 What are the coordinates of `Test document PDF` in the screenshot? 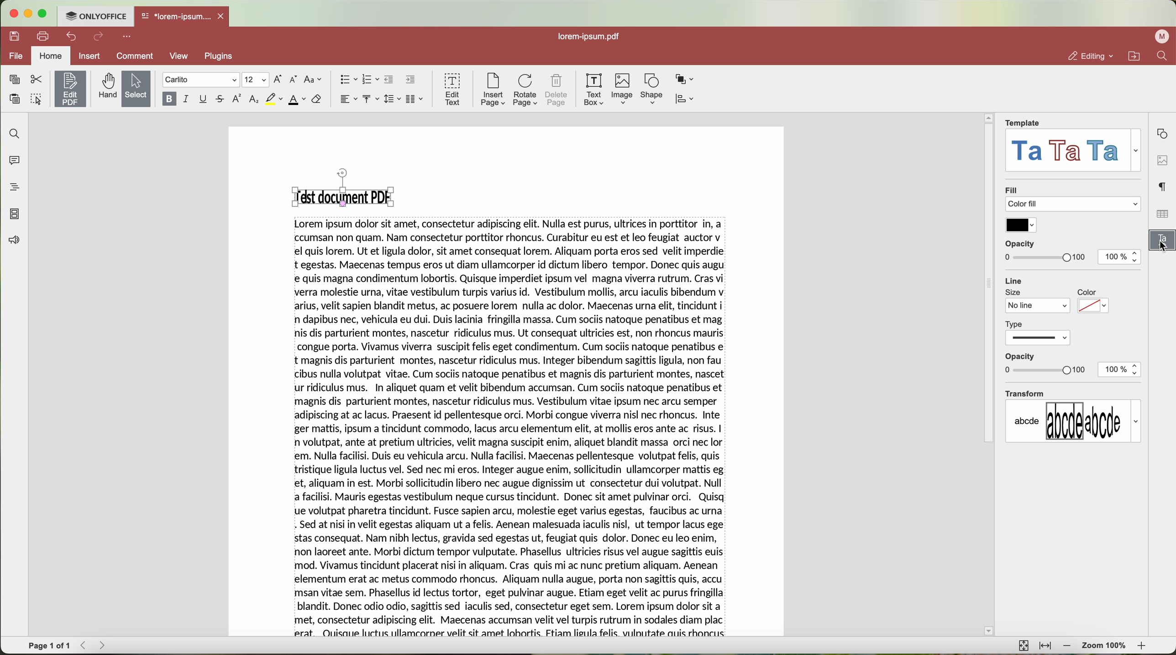 It's located at (346, 188).